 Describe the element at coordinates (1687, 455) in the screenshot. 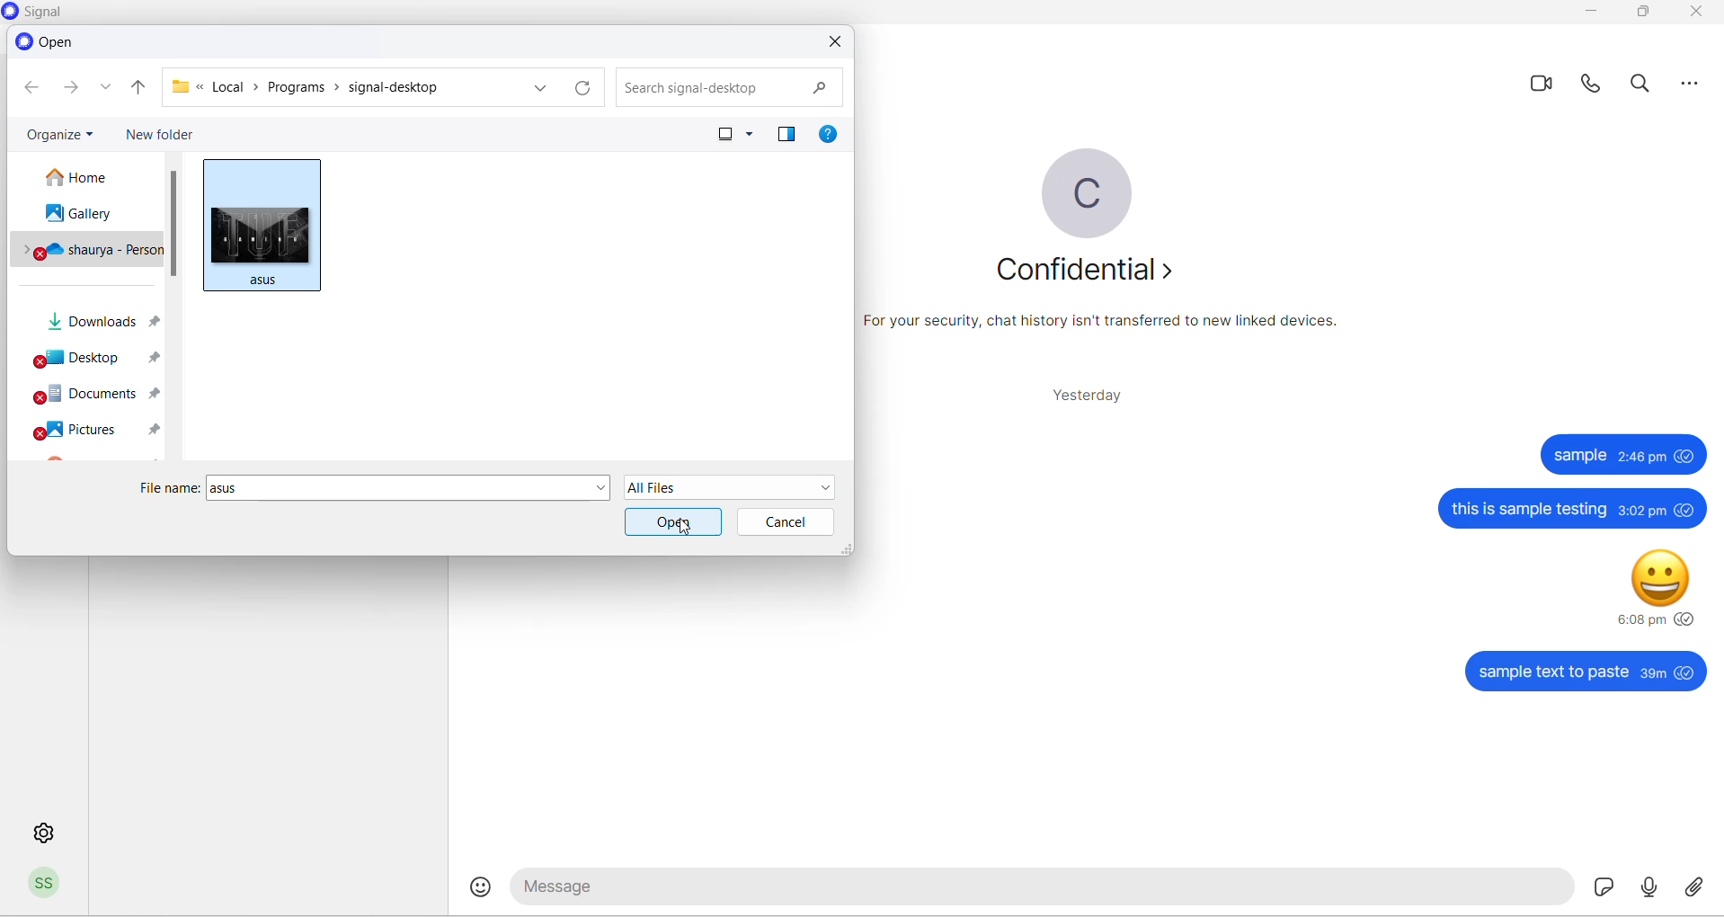

I see `seen` at that location.